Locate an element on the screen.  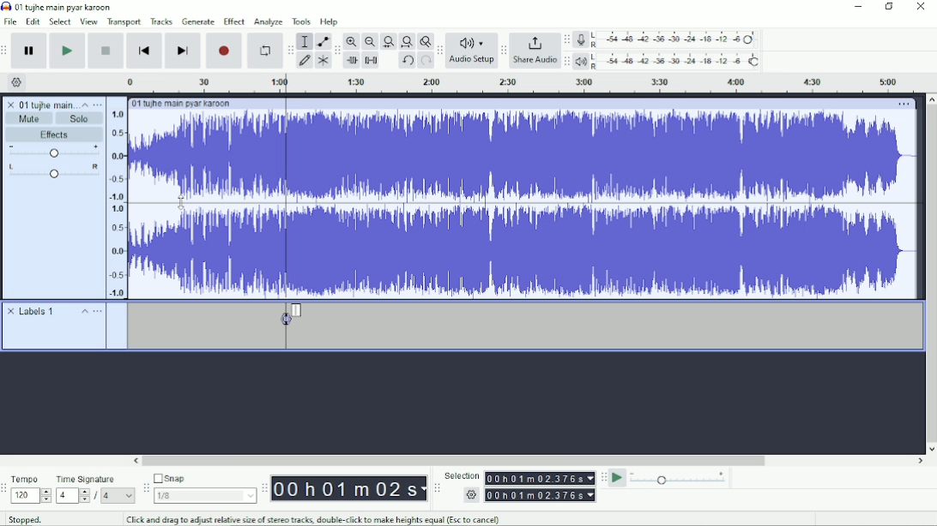
Restore down is located at coordinates (890, 8).